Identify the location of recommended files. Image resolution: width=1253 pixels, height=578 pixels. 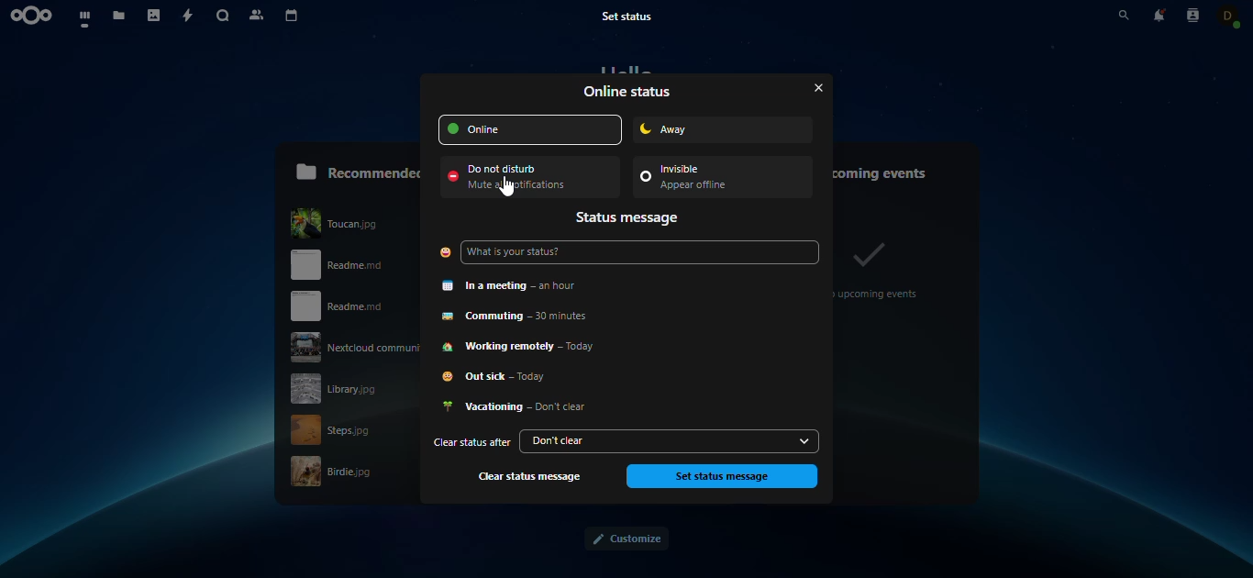
(357, 170).